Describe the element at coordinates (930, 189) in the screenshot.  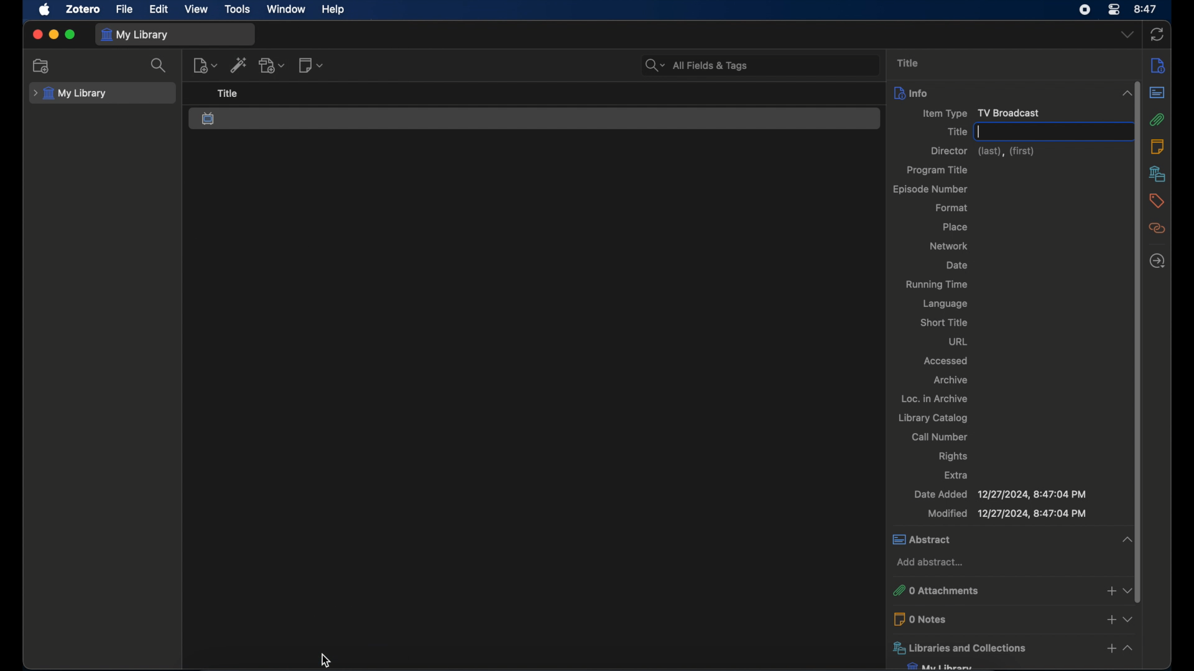
I see `episode number` at that location.